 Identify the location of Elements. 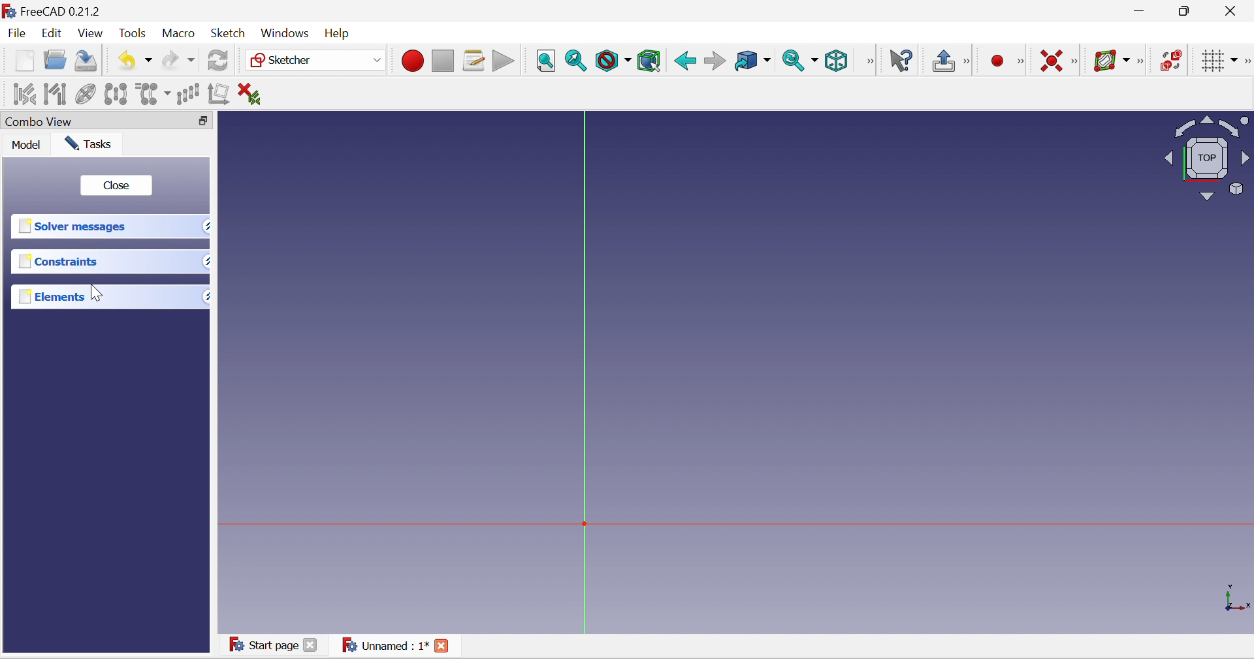
(50, 298).